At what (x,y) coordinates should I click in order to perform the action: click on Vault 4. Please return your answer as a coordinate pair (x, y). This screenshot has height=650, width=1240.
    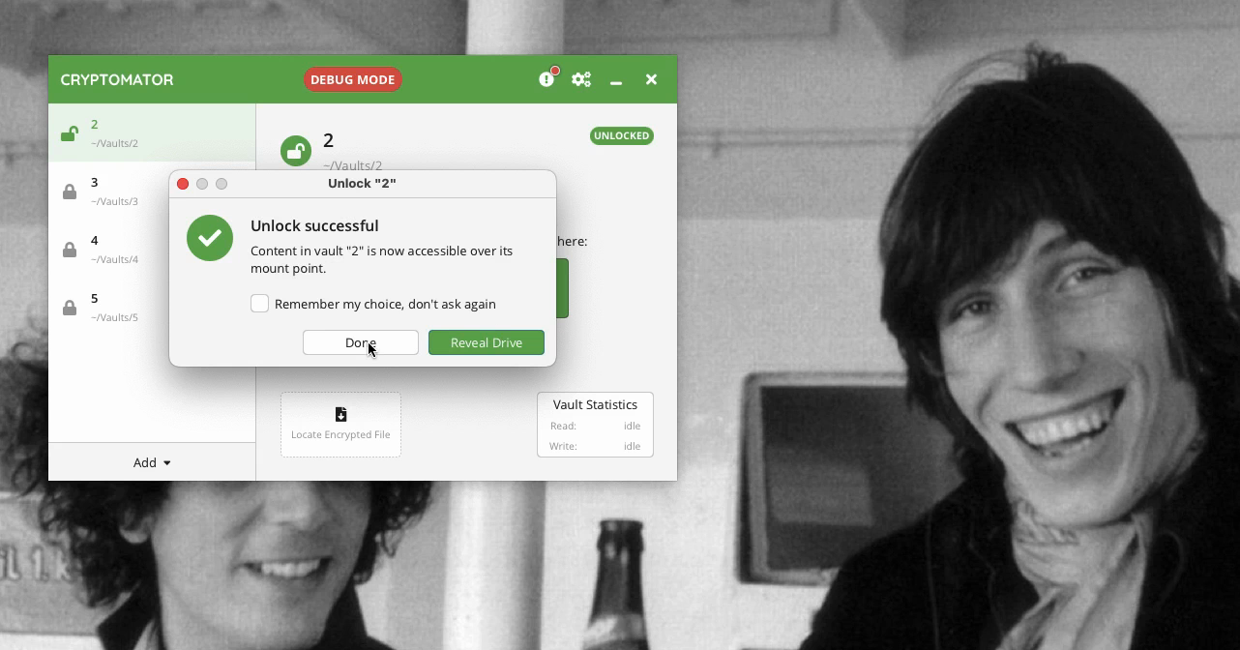
    Looking at the image, I should click on (108, 252).